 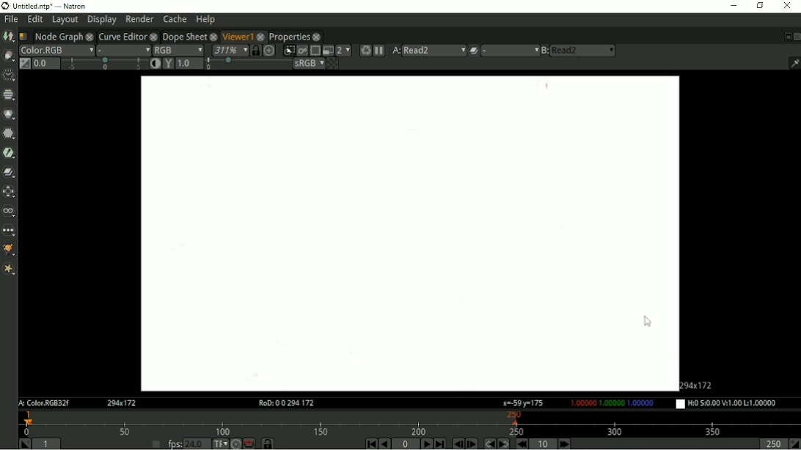 I want to click on File, so click(x=11, y=18).